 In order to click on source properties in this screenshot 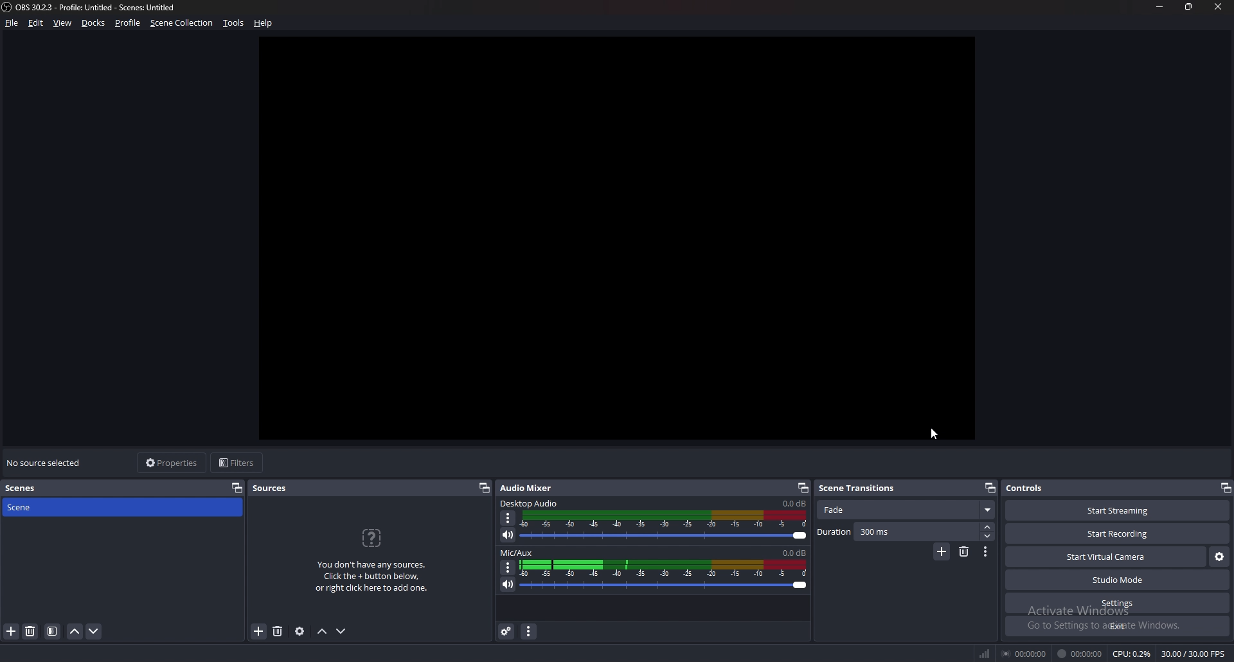, I will do `click(299, 632)`.